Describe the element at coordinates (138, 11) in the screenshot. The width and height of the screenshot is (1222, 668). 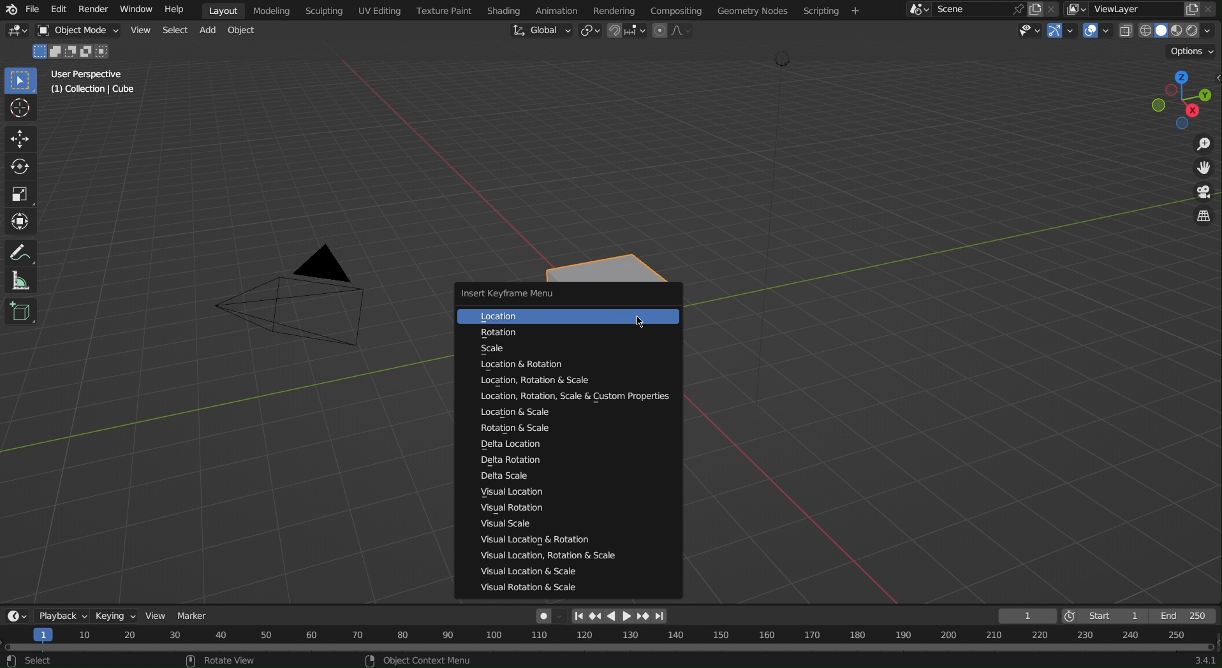
I see `Window` at that location.